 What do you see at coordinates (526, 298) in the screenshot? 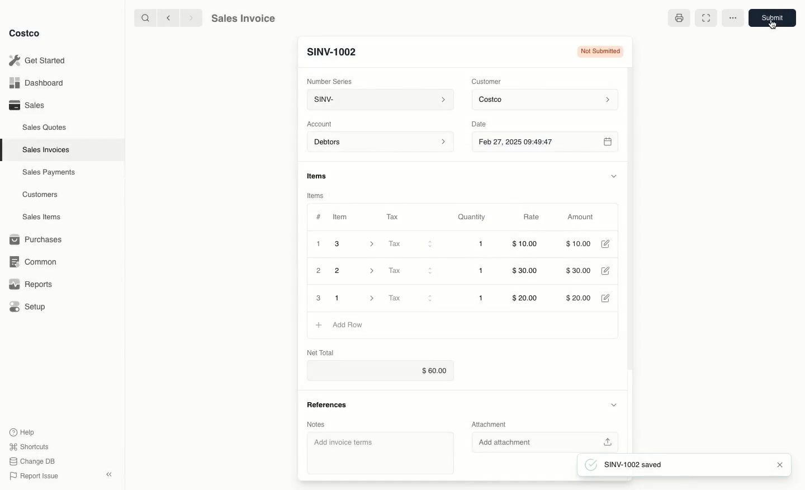
I see `$20.00` at bounding box center [526, 298].